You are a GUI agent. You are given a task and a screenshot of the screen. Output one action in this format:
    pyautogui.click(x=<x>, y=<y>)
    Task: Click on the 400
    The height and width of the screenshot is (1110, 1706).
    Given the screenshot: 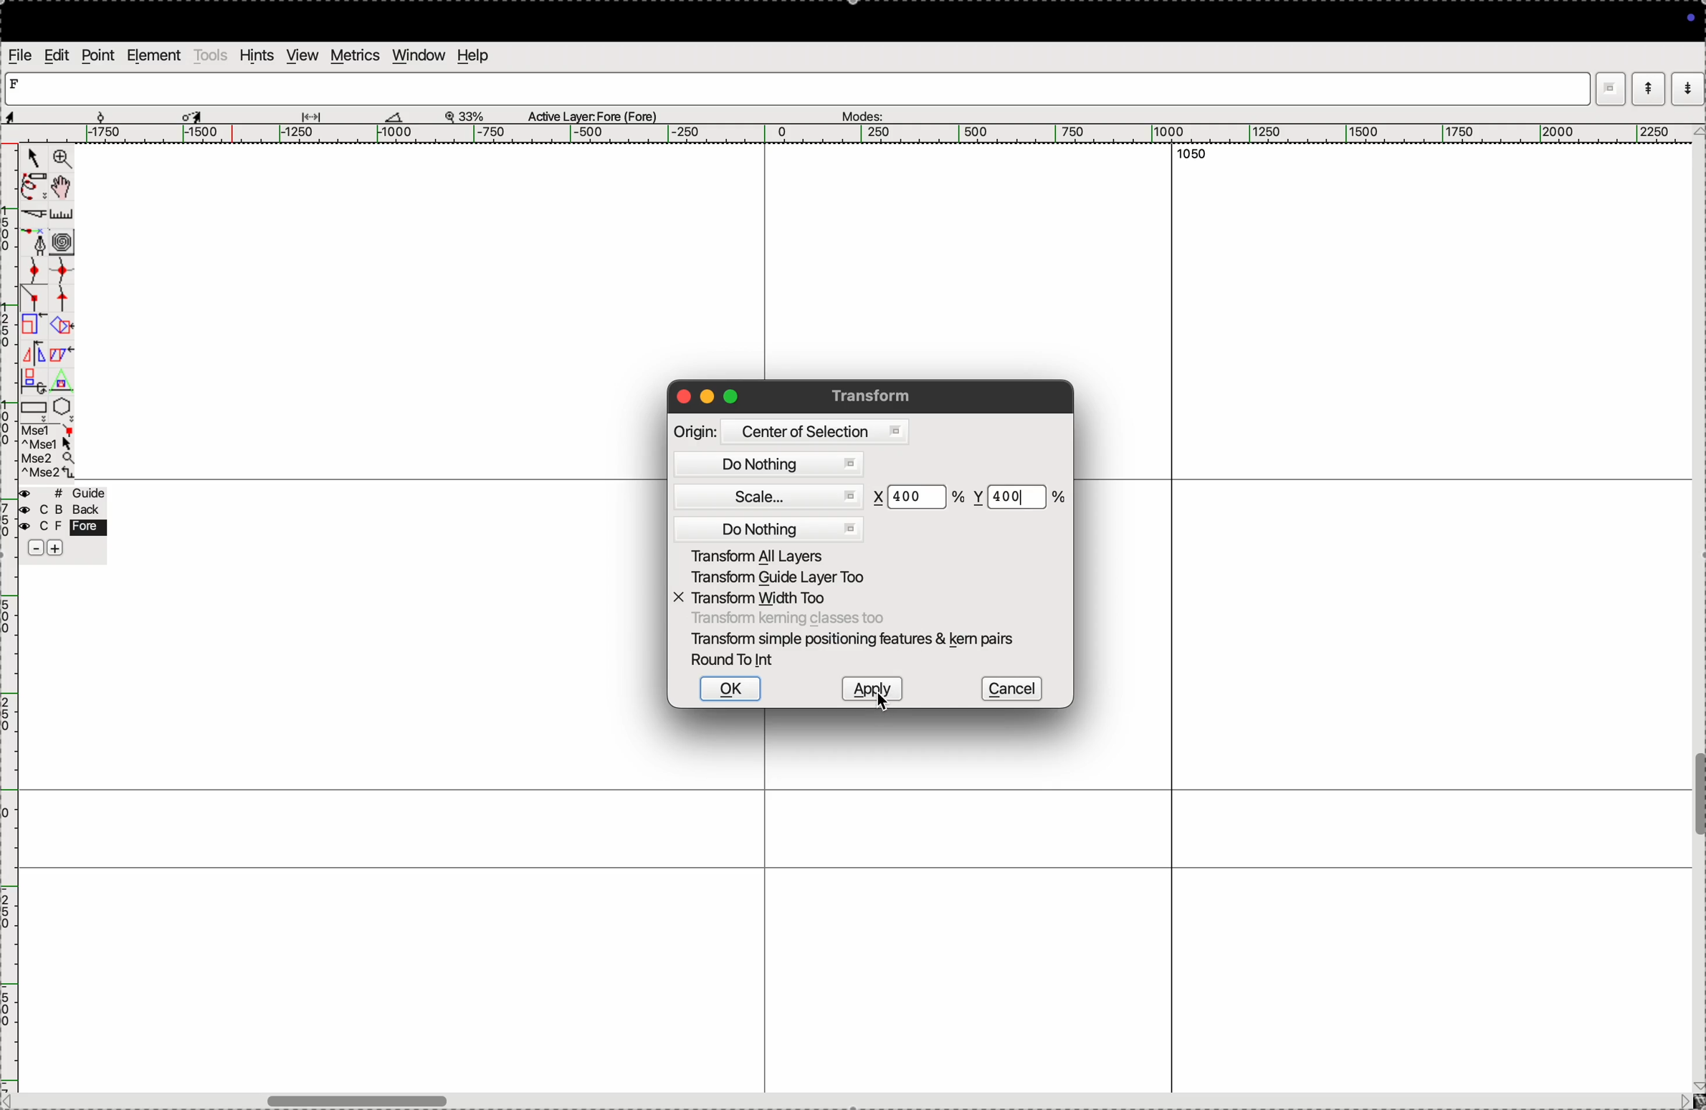 What is the action you would take?
    pyautogui.click(x=912, y=497)
    